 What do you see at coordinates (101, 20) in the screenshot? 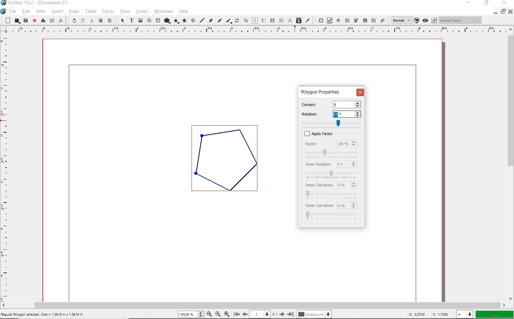
I see `copy` at bounding box center [101, 20].